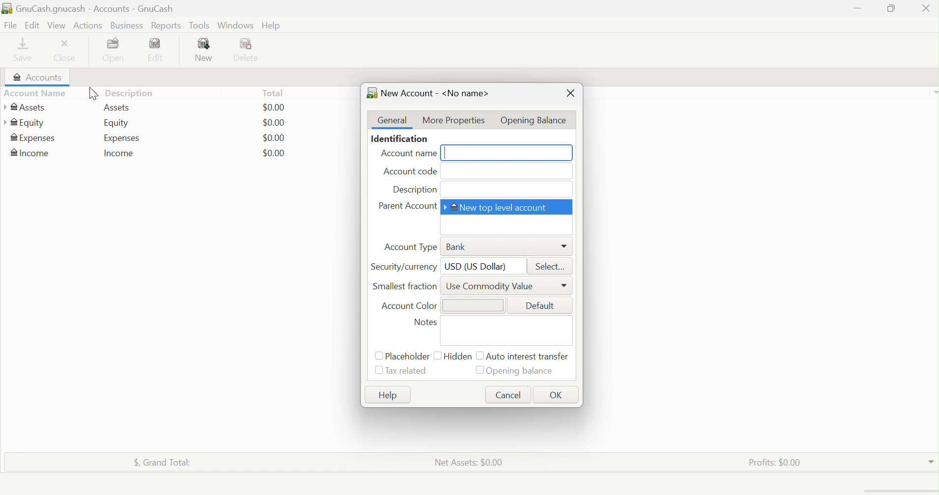 Image resolution: width=939 pixels, height=495 pixels. What do you see at coordinates (553, 266) in the screenshot?
I see `Select...` at bounding box center [553, 266].